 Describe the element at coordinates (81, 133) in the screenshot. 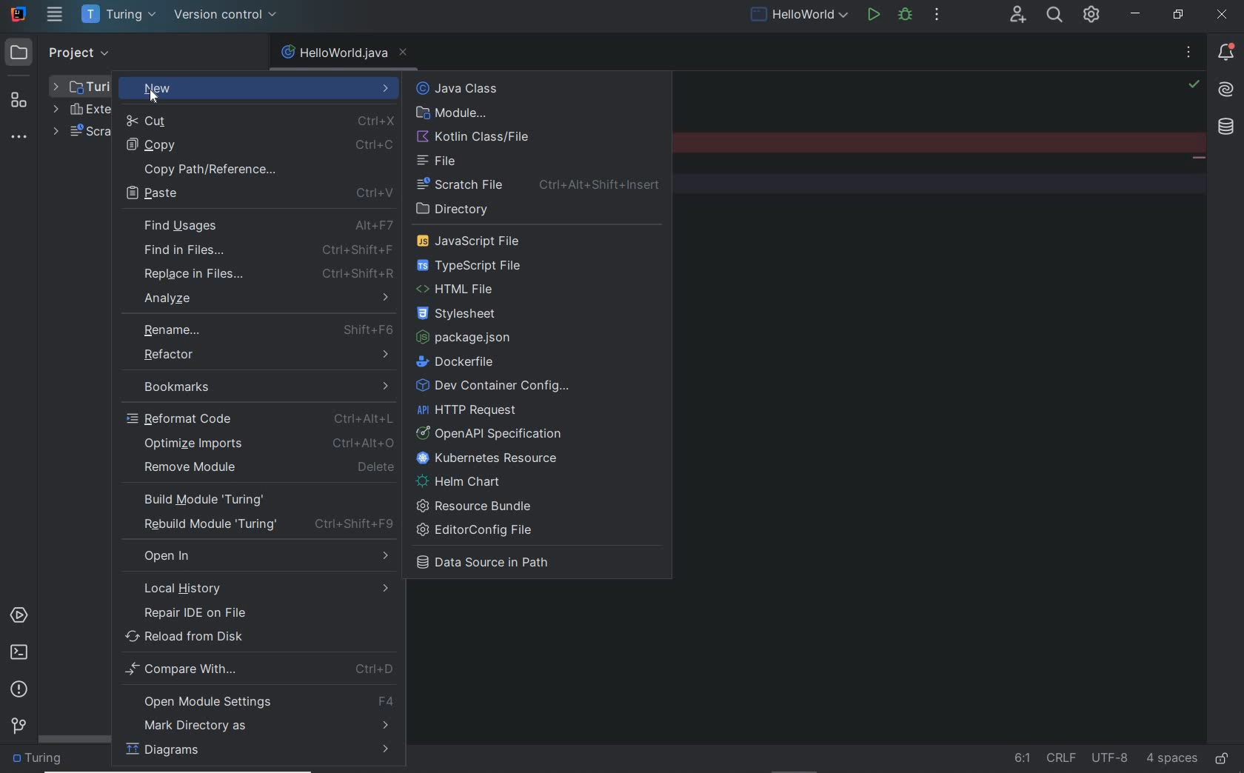

I see `scratches and consoles` at that location.